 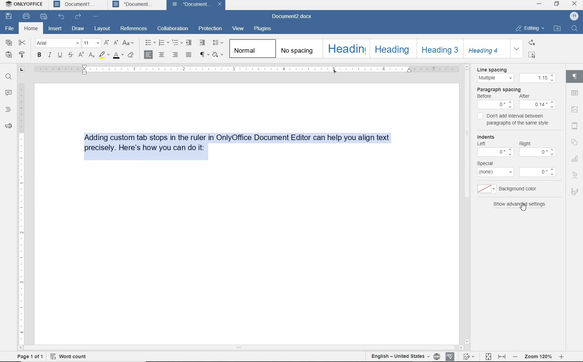 I want to click on menu, so click(x=496, y=173).